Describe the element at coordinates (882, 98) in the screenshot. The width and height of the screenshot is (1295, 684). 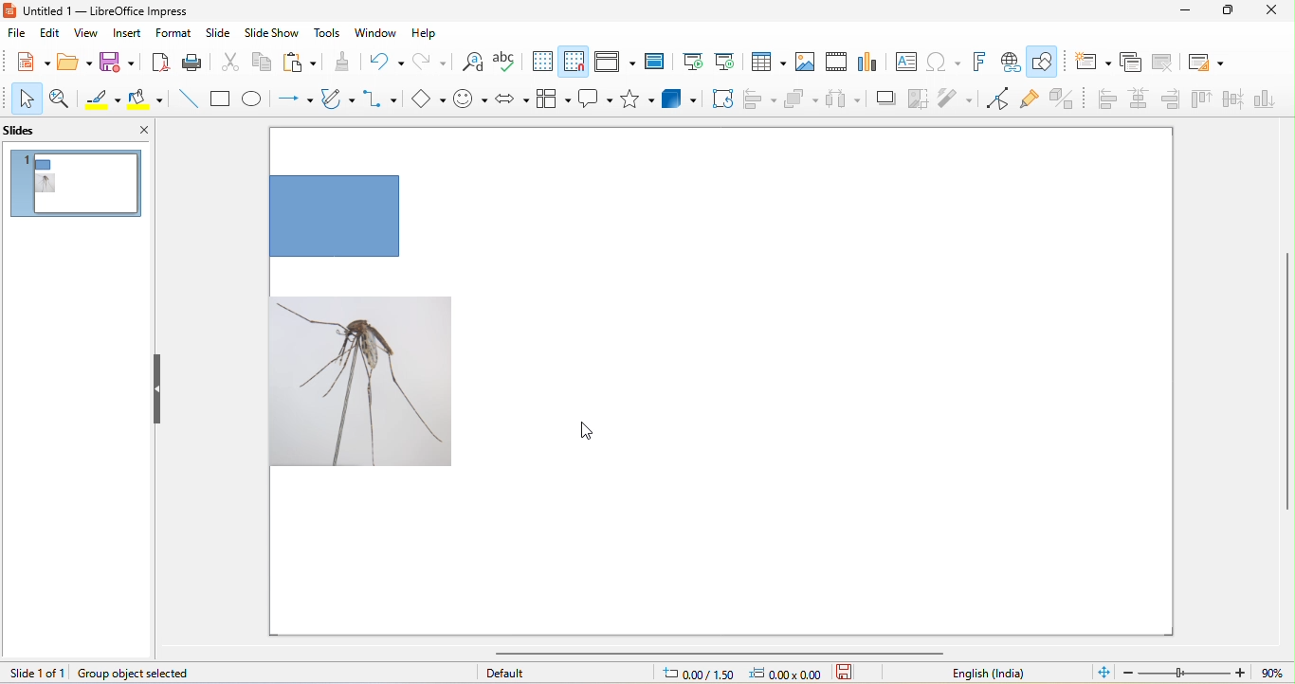
I see `shadow` at that location.